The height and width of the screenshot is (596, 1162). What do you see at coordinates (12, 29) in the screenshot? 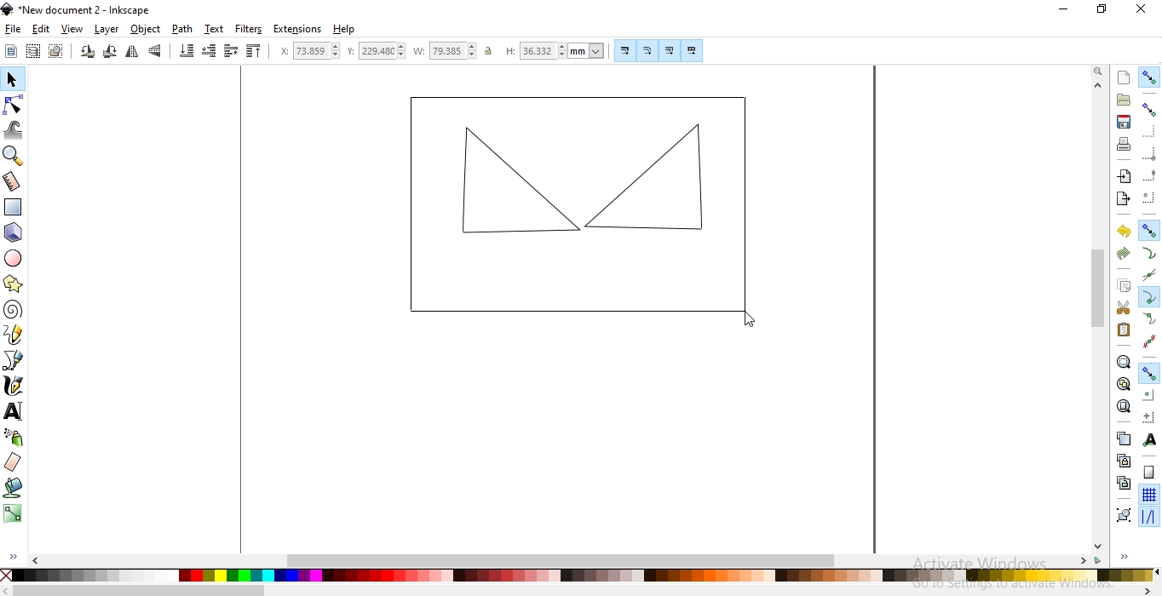
I see `file` at bounding box center [12, 29].